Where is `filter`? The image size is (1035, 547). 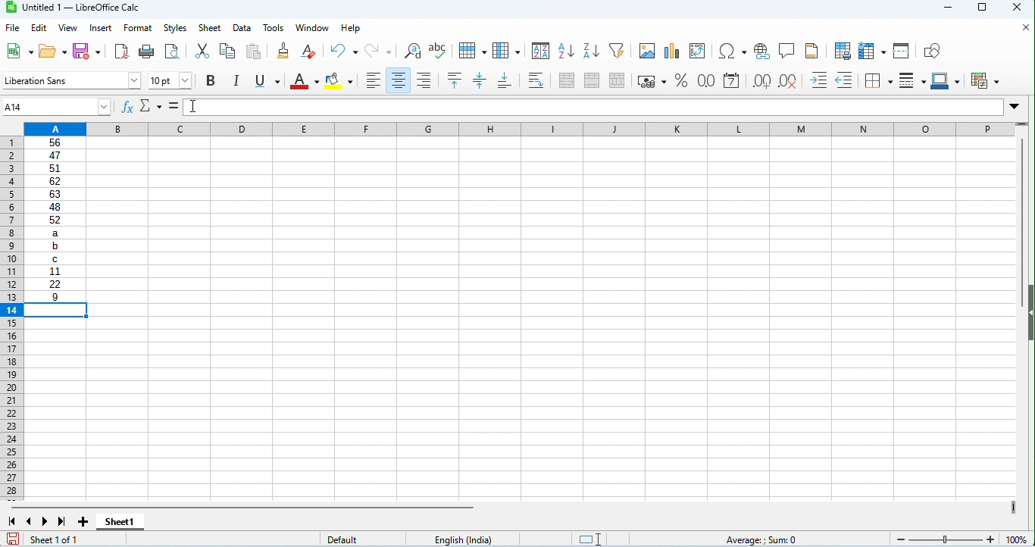
filter is located at coordinates (617, 50).